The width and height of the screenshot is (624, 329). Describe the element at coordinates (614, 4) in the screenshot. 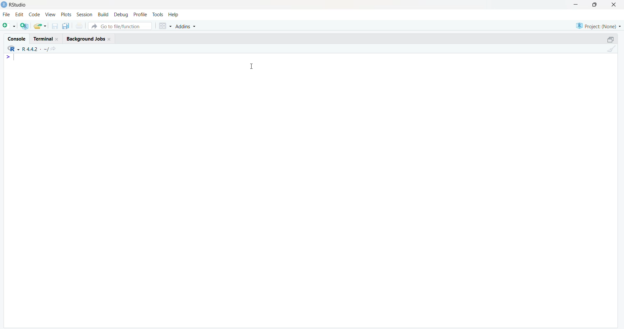

I see `close` at that location.